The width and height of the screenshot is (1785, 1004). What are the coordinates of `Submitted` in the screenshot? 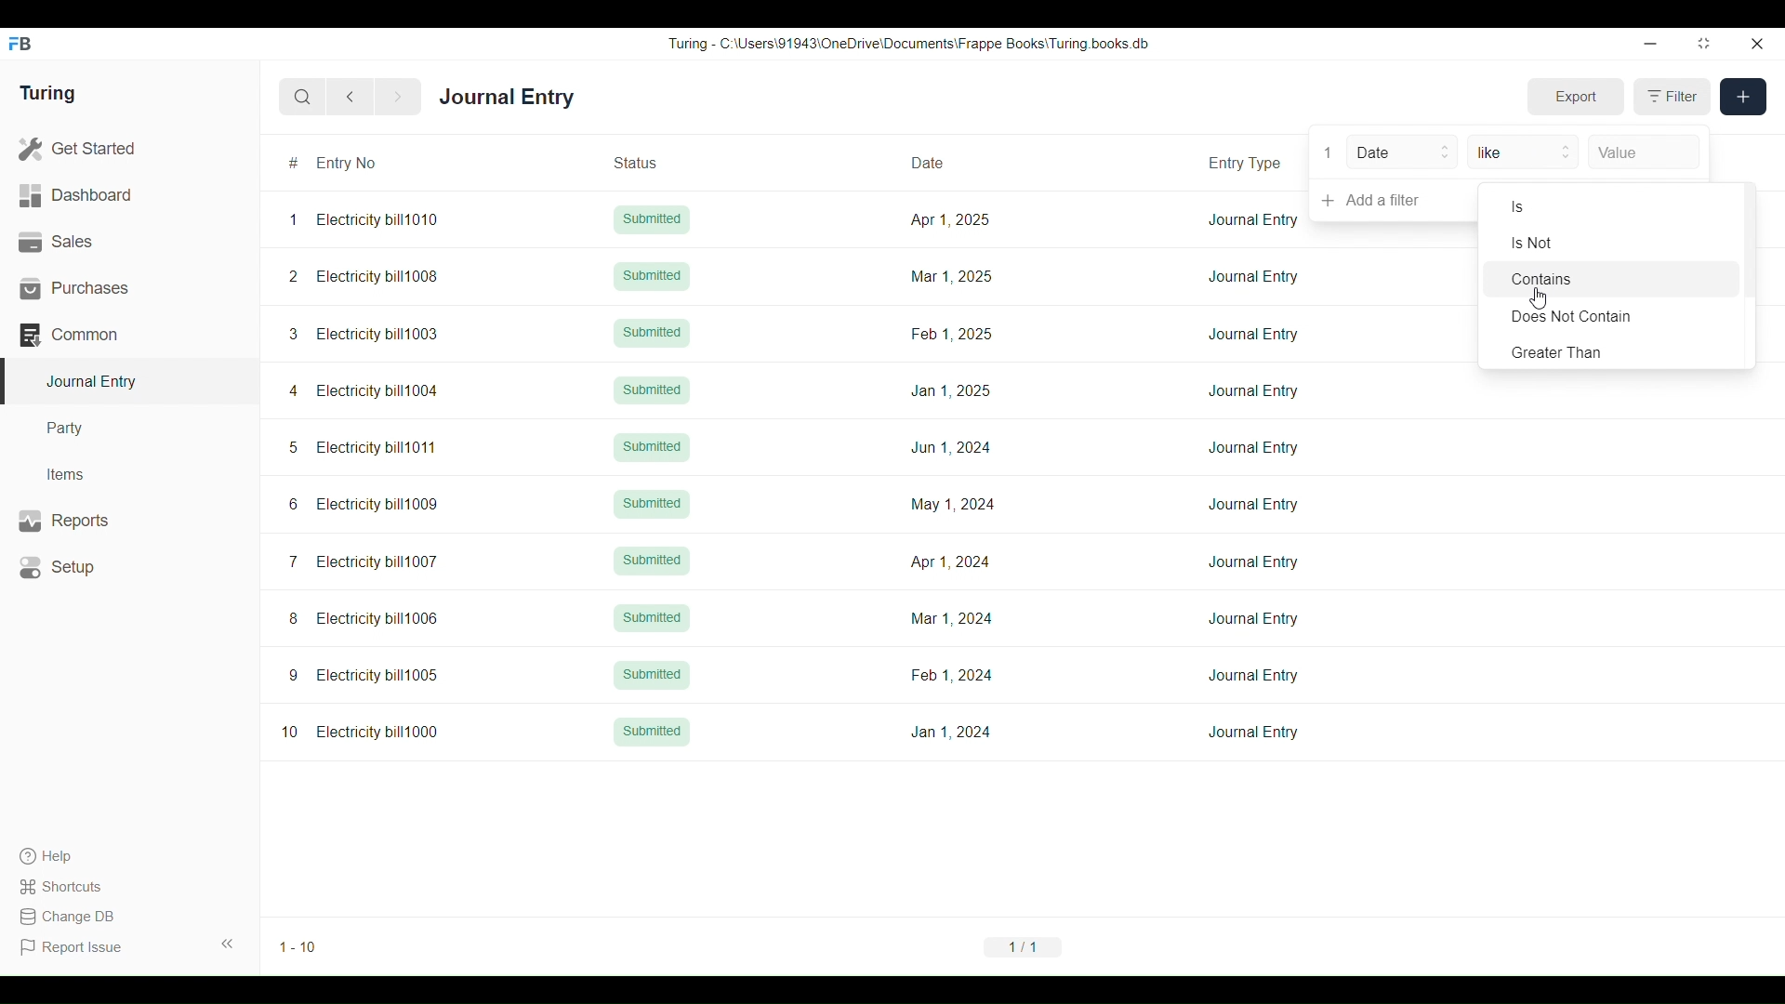 It's located at (652, 334).